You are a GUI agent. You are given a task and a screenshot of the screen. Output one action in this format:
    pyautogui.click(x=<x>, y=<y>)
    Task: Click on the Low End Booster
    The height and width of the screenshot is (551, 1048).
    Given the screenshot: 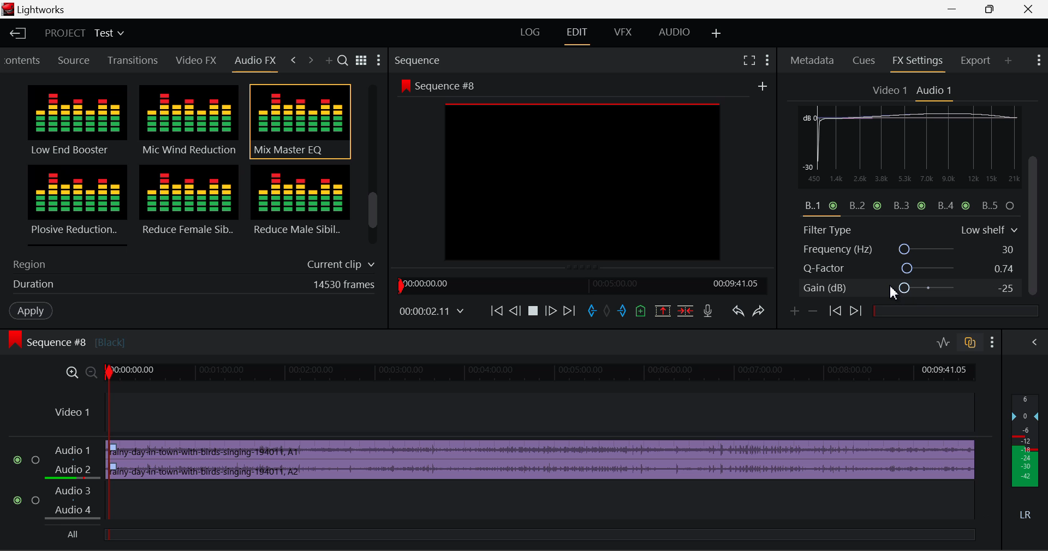 What is the action you would take?
    pyautogui.click(x=76, y=121)
    